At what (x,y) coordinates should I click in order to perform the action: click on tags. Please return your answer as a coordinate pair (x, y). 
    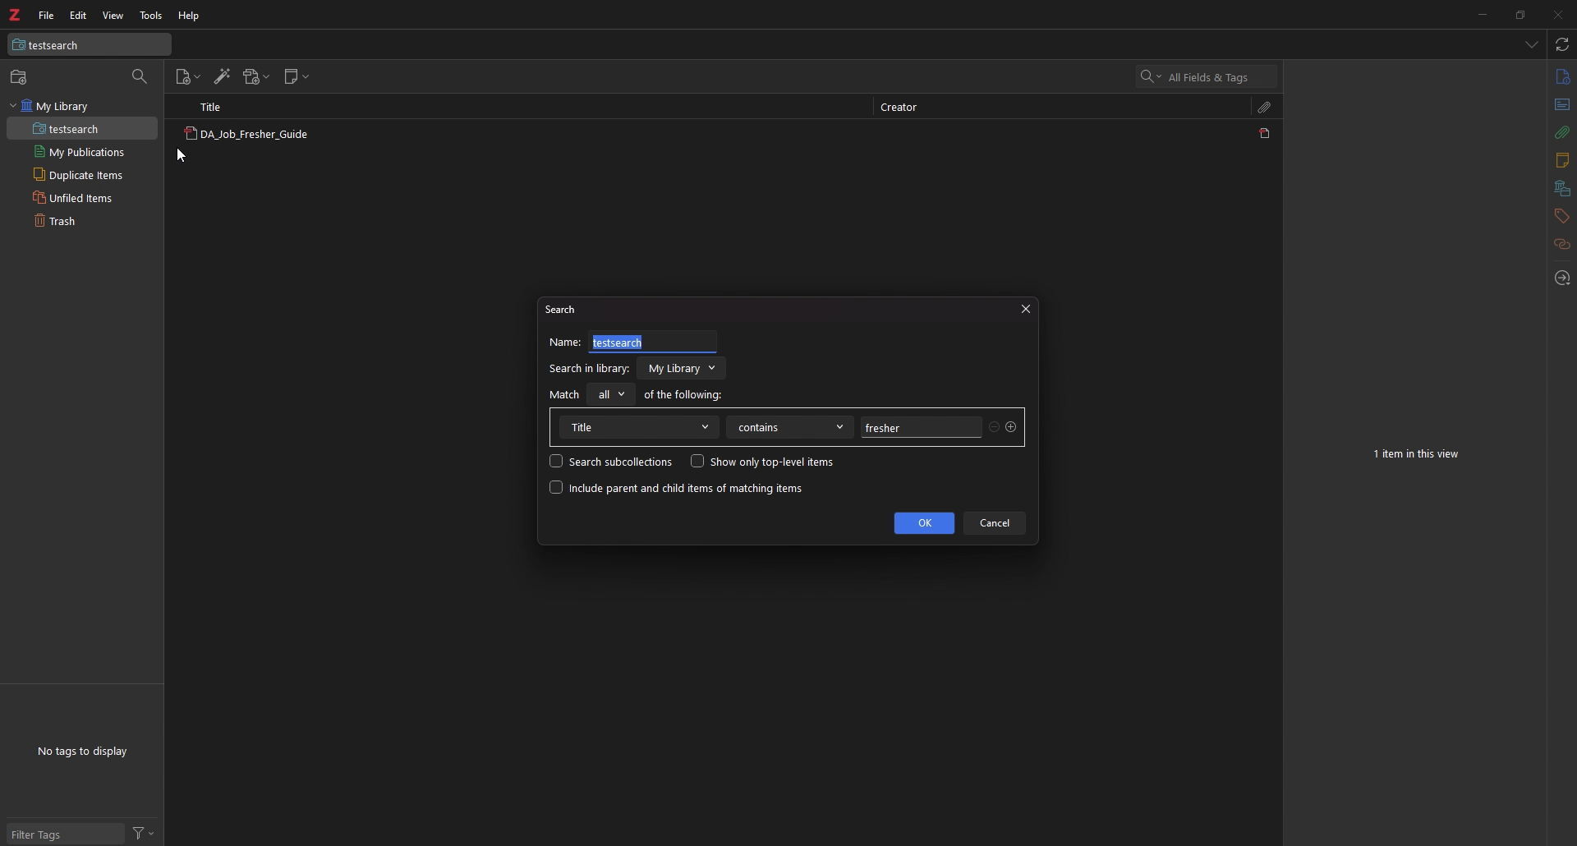
    Looking at the image, I should click on (1561, 216).